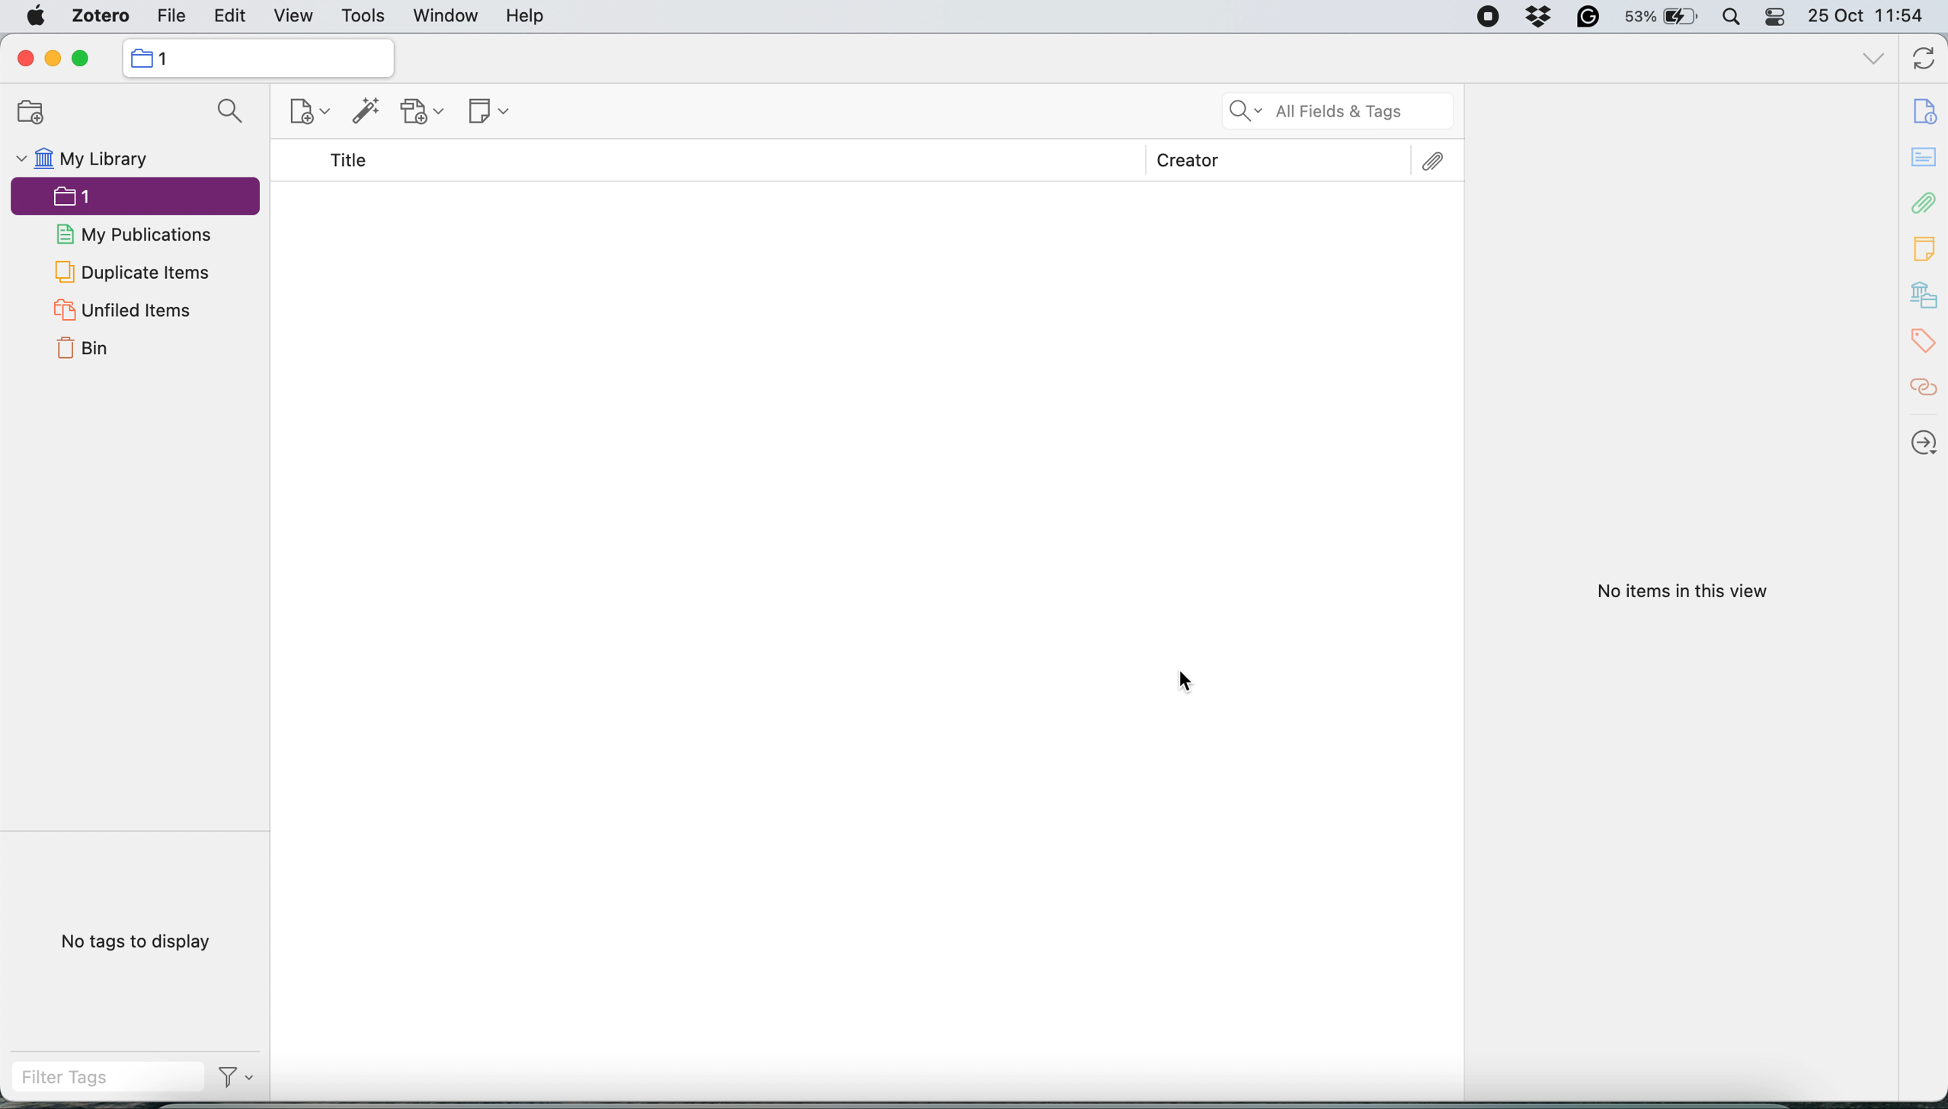 The height and width of the screenshot is (1109, 1948). Describe the element at coordinates (1925, 297) in the screenshot. I see `library` at that location.